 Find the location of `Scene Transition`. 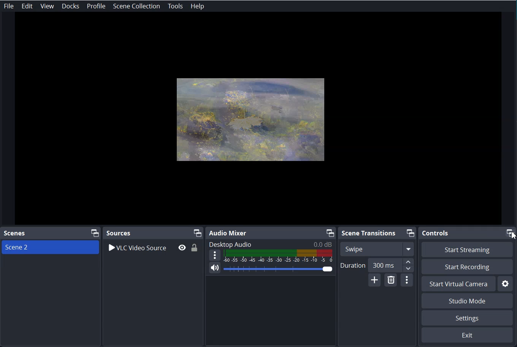

Scene Transition is located at coordinates (369, 233).